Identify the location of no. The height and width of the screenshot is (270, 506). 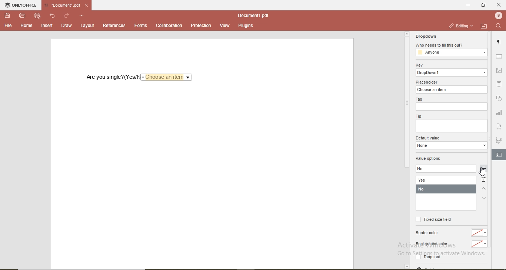
(423, 169).